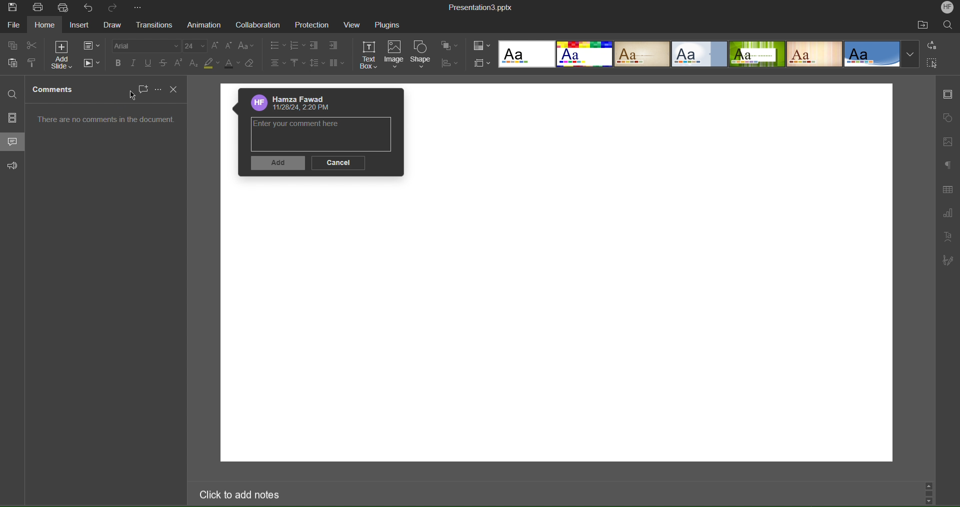 This screenshot has height=507, width=960. I want to click on Paragraph Settings, so click(947, 164).